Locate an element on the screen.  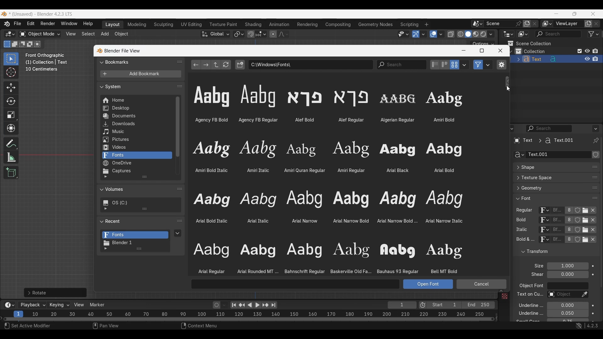
Shading workspace  is located at coordinates (254, 24).